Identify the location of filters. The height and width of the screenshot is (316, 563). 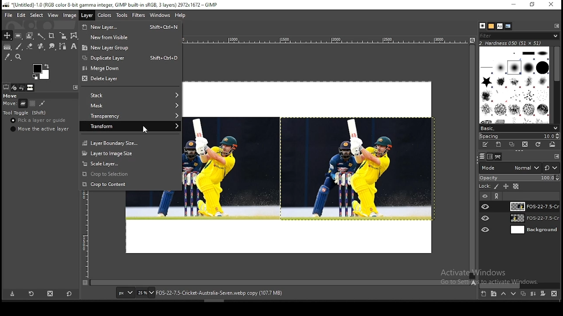
(139, 15).